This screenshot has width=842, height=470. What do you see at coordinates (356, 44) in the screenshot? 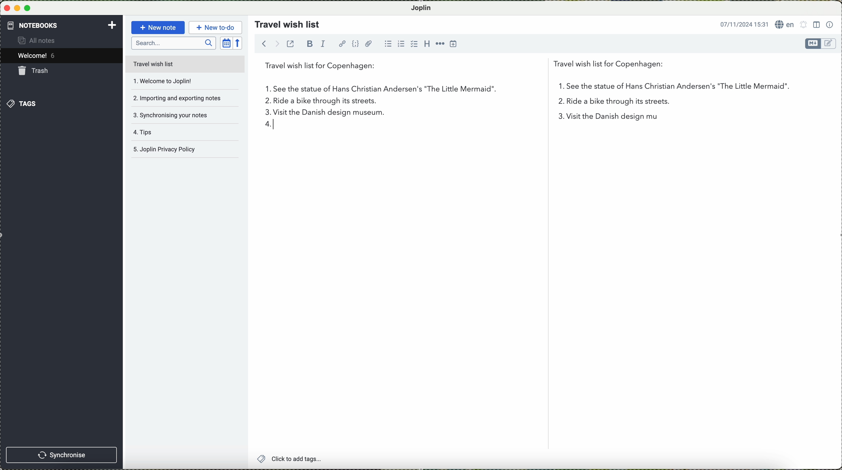
I see `code` at bounding box center [356, 44].